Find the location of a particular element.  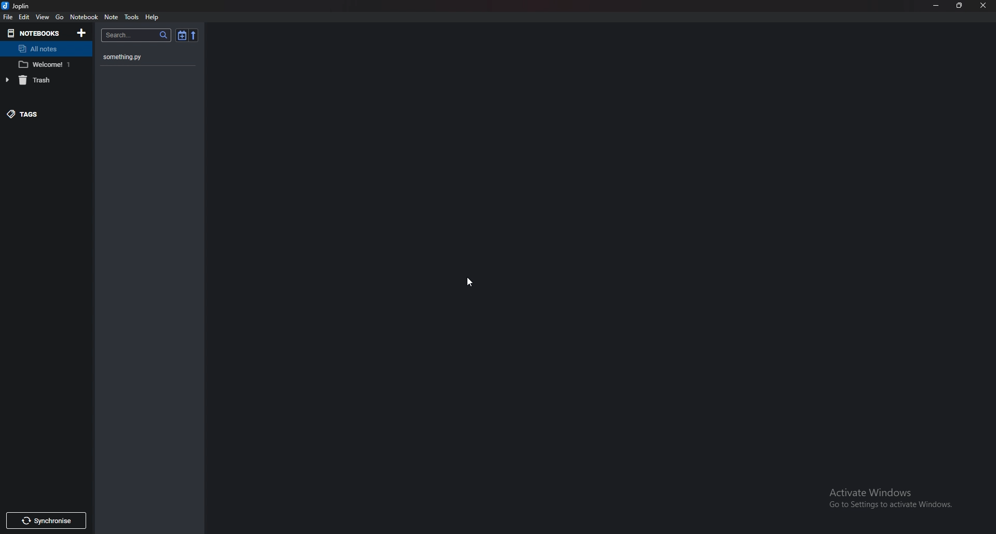

Toggle sort order is located at coordinates (182, 35).